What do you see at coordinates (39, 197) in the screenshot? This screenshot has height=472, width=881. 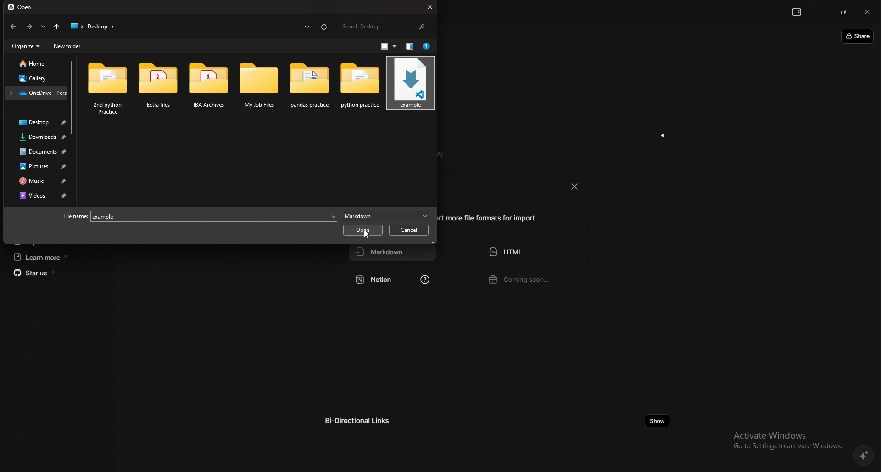 I see `videos` at bounding box center [39, 197].